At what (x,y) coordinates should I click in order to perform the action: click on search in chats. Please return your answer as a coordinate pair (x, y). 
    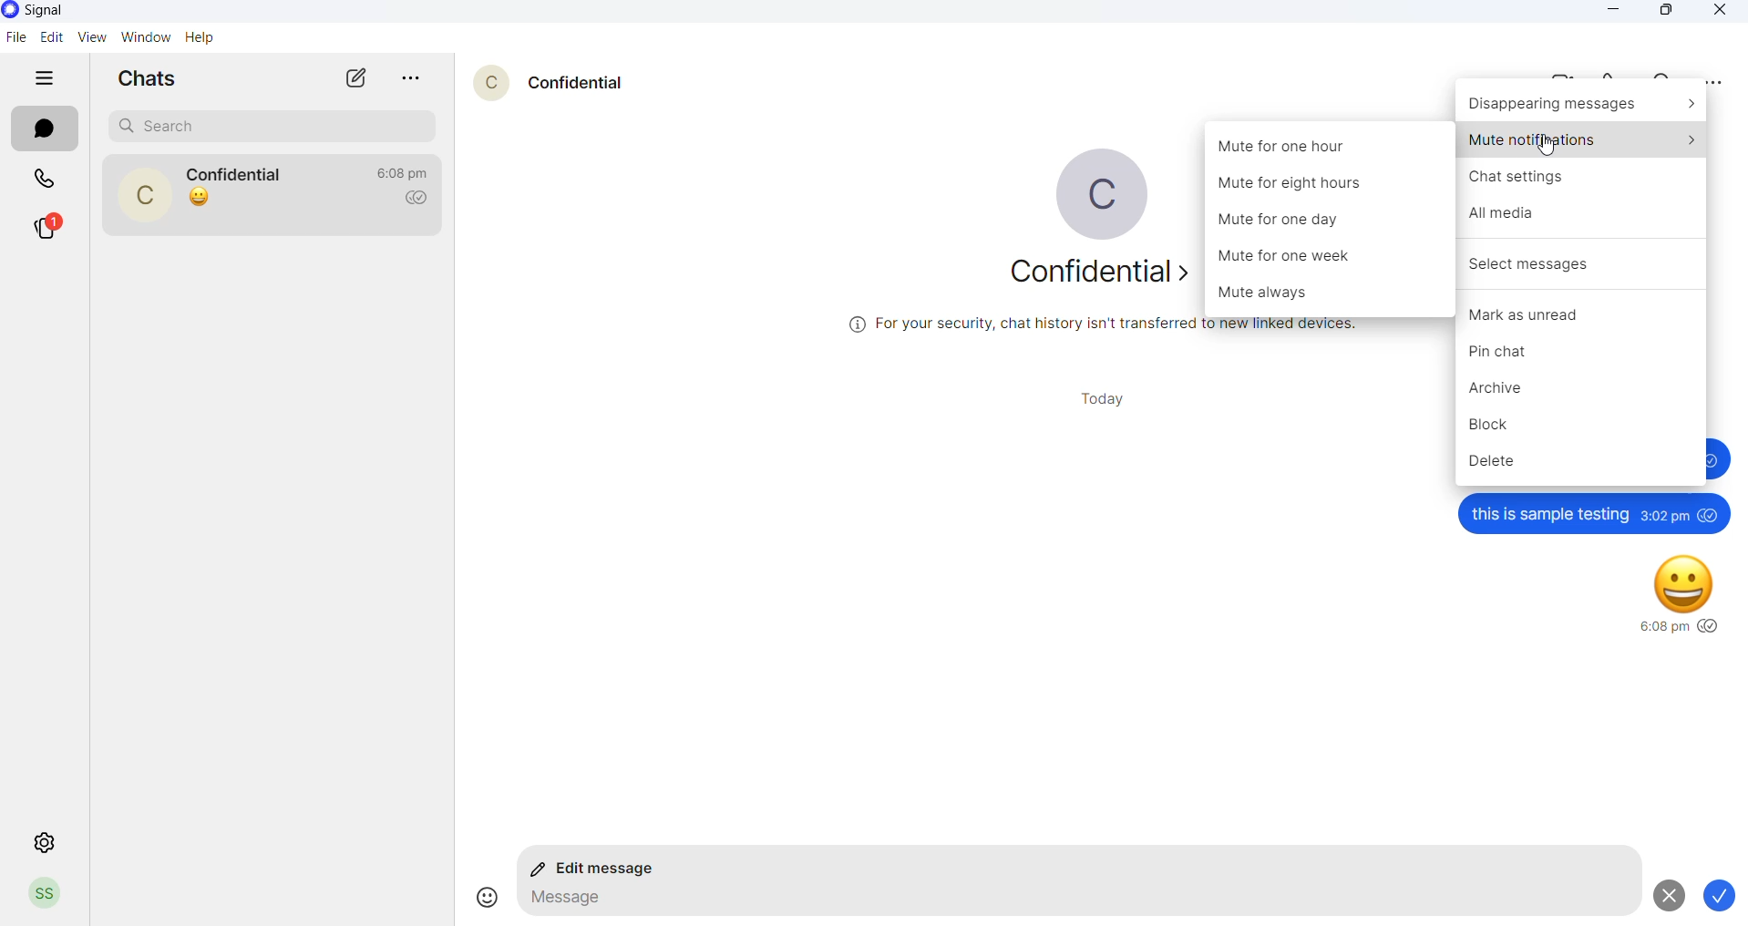
    Looking at the image, I should click on (1663, 72).